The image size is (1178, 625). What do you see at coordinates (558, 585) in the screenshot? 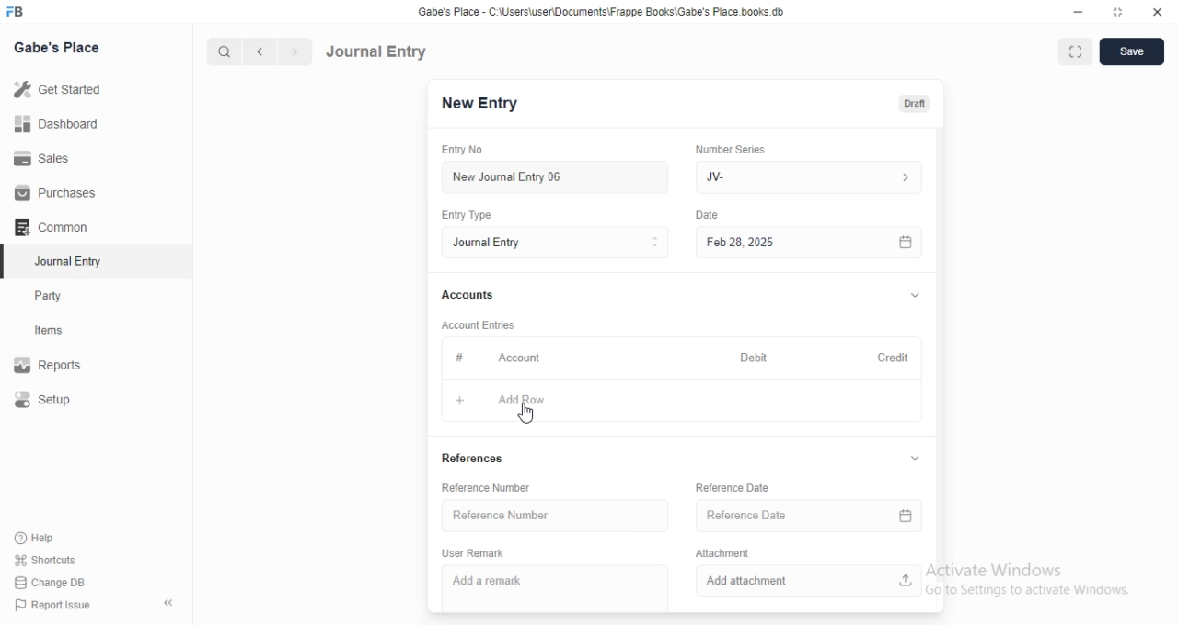
I see `Add a remark` at bounding box center [558, 585].